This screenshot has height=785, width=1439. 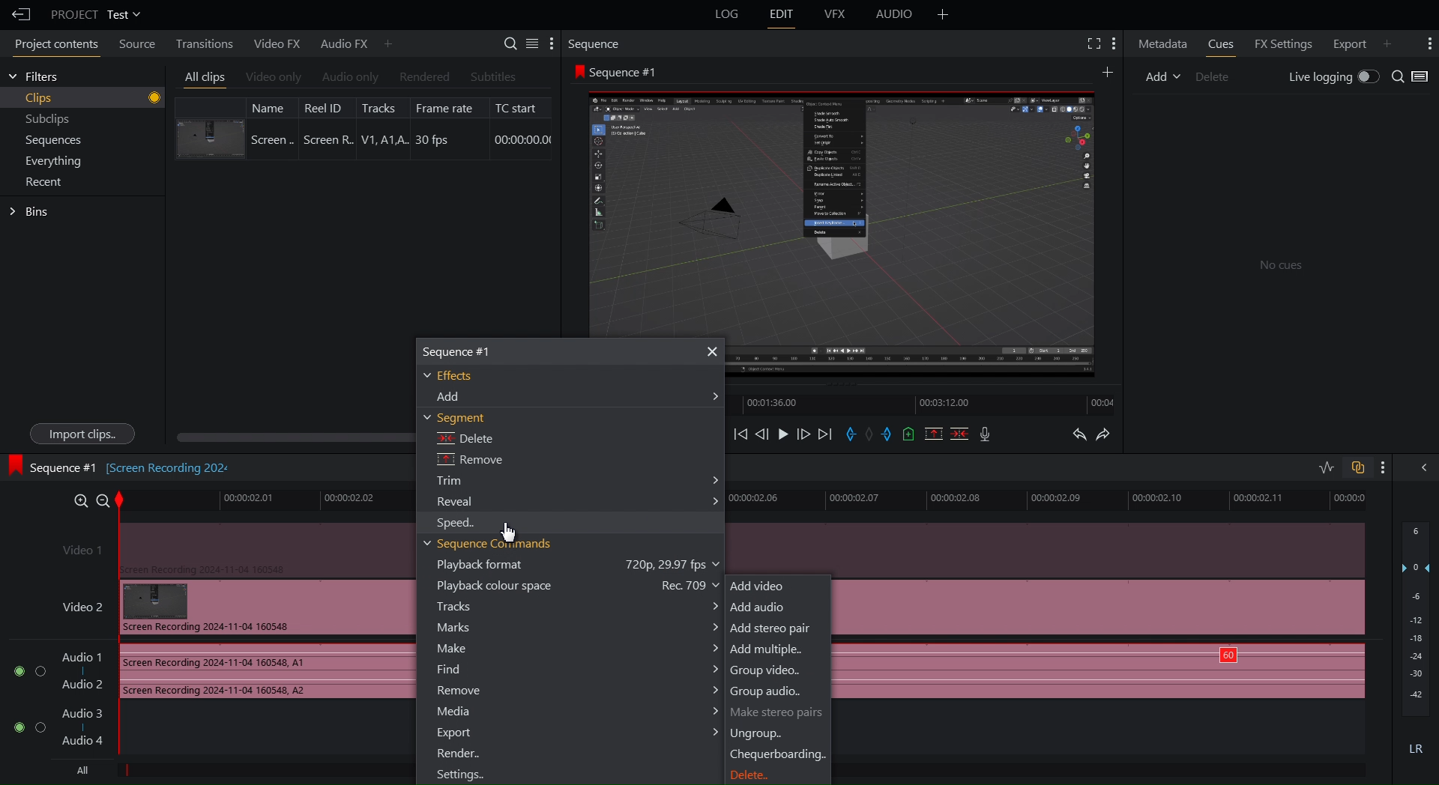 What do you see at coordinates (34, 76) in the screenshot?
I see `Filters` at bounding box center [34, 76].